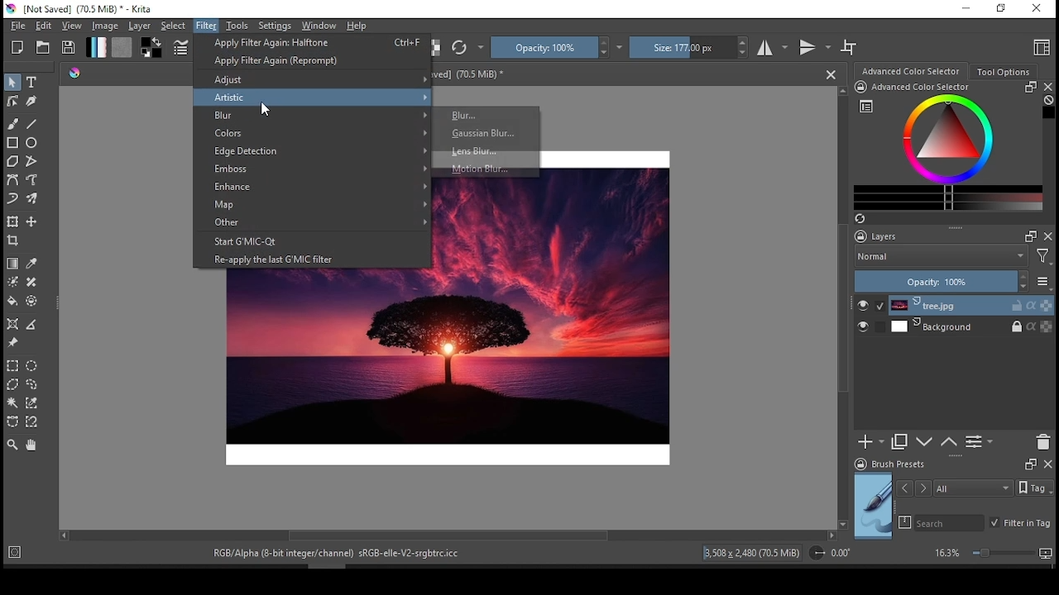 The image size is (1059, 595). Describe the element at coordinates (313, 204) in the screenshot. I see `map` at that location.